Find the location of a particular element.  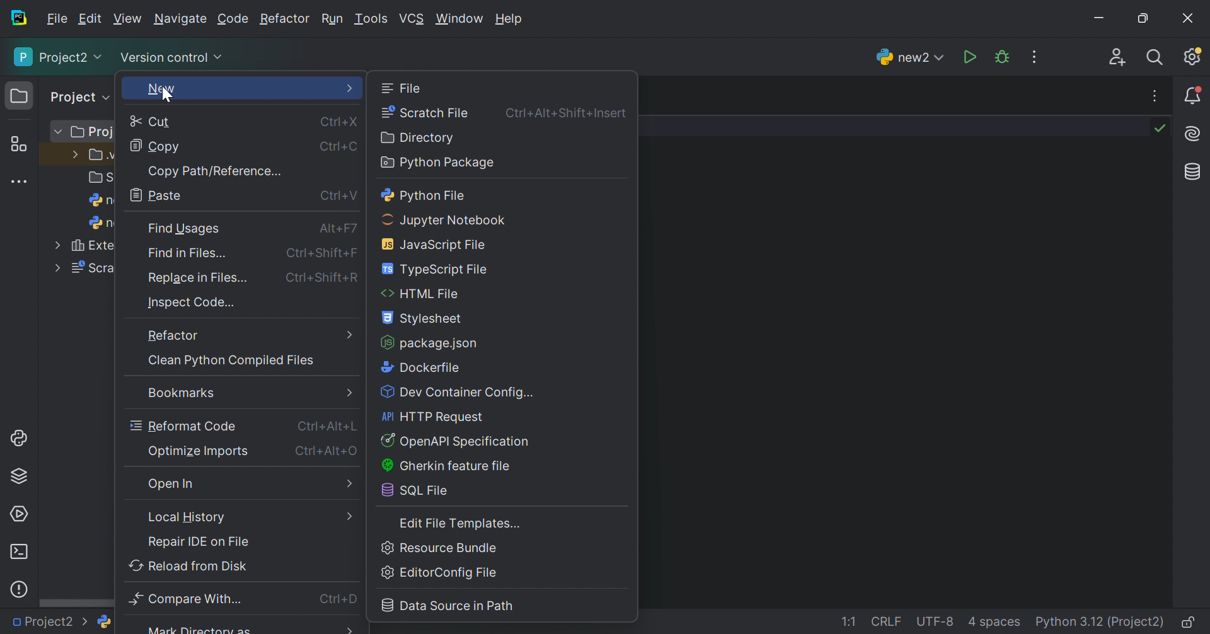

Notifications is located at coordinates (1195, 95).